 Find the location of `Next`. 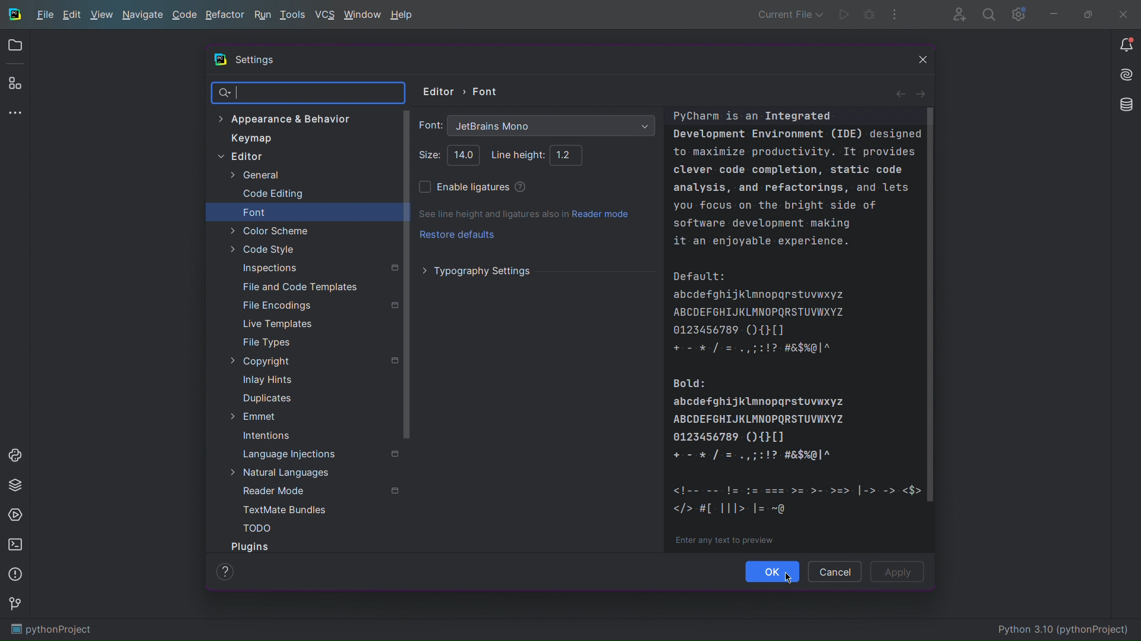

Next is located at coordinates (923, 92).